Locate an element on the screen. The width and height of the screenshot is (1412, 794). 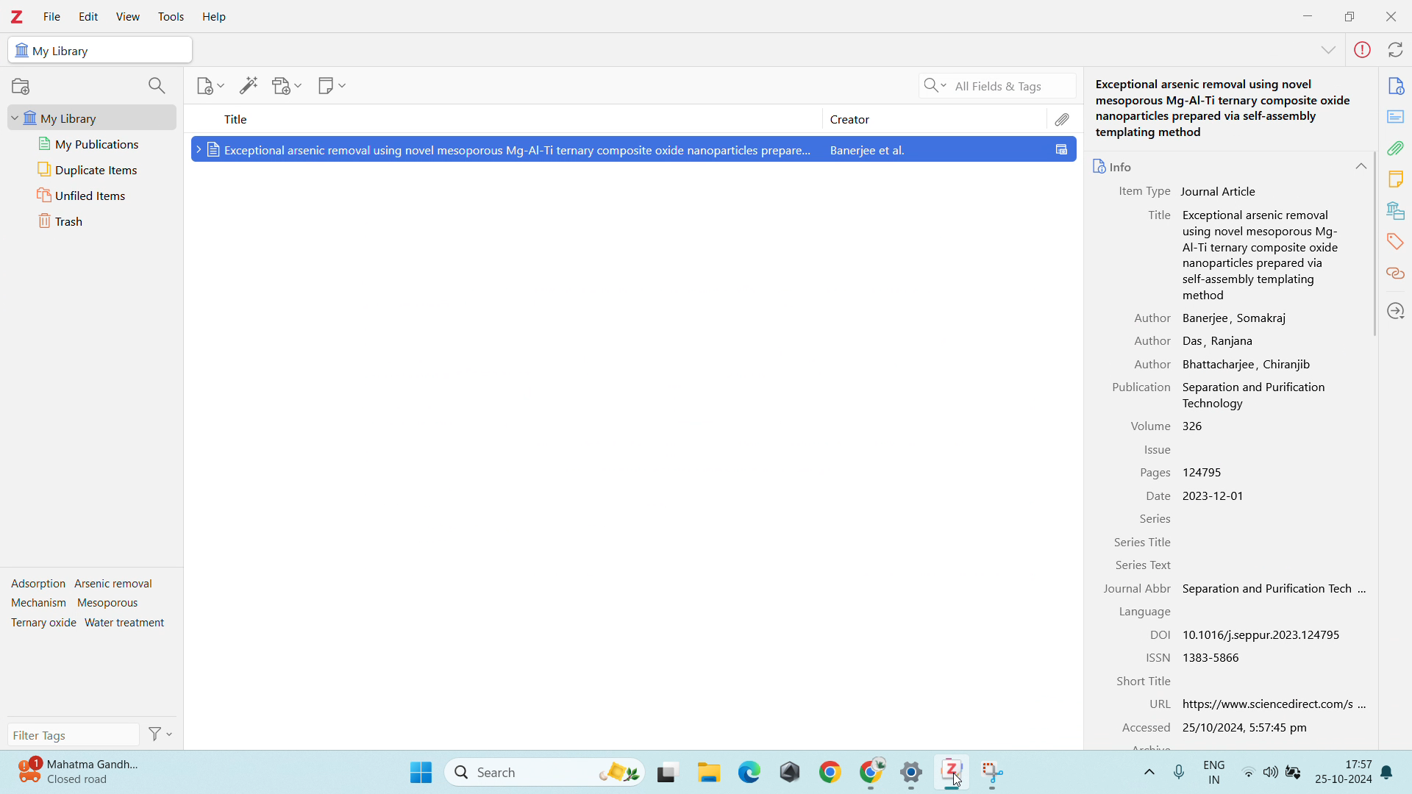
locate is located at coordinates (1397, 310).